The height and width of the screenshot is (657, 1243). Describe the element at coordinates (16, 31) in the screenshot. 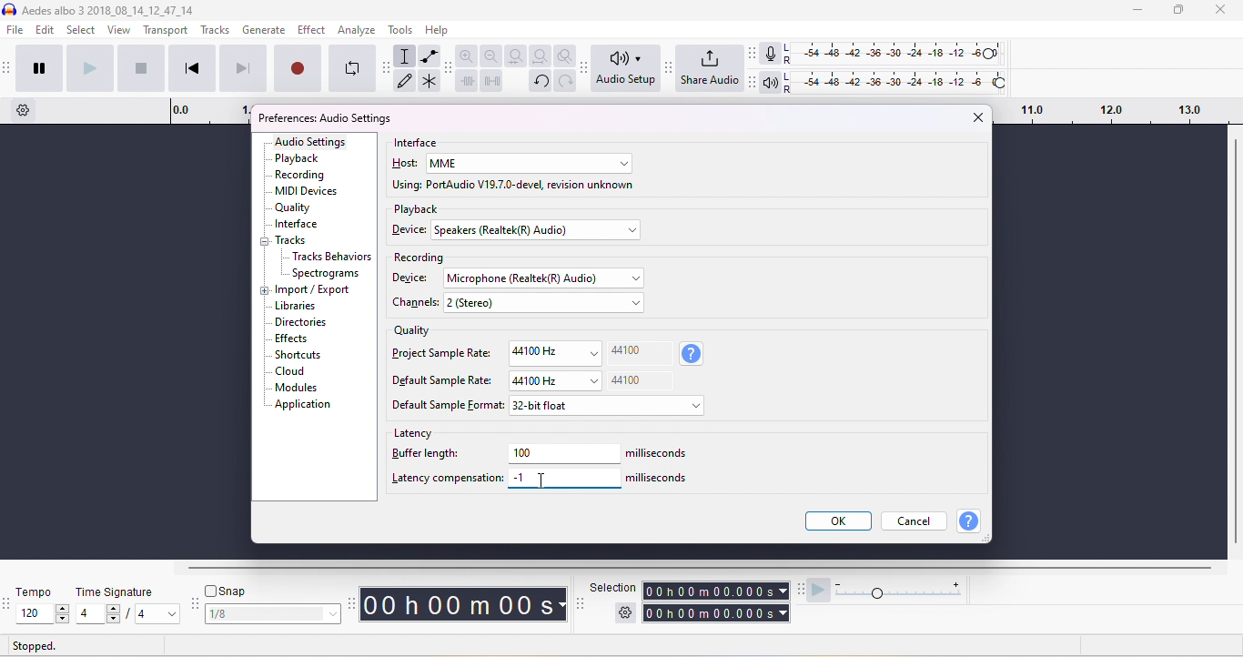

I see `file` at that location.